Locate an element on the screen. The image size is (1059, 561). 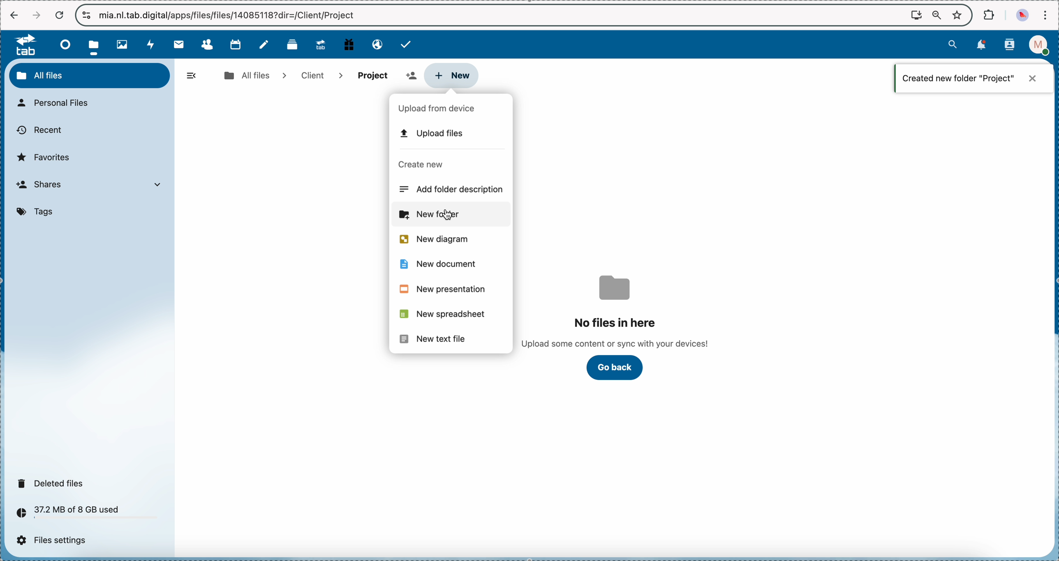
client is located at coordinates (318, 76).